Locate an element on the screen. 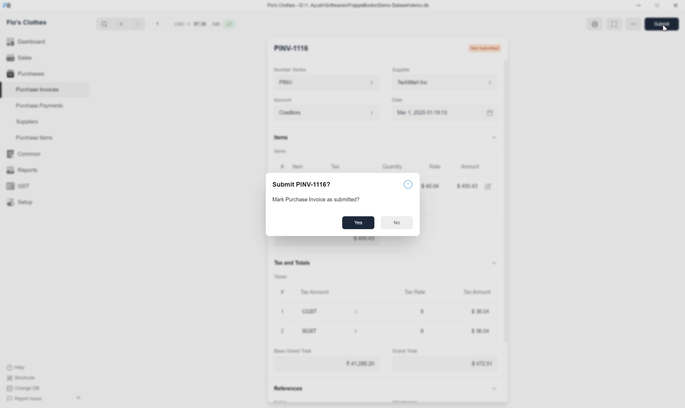  Submit PINV-1116? is located at coordinates (305, 184).